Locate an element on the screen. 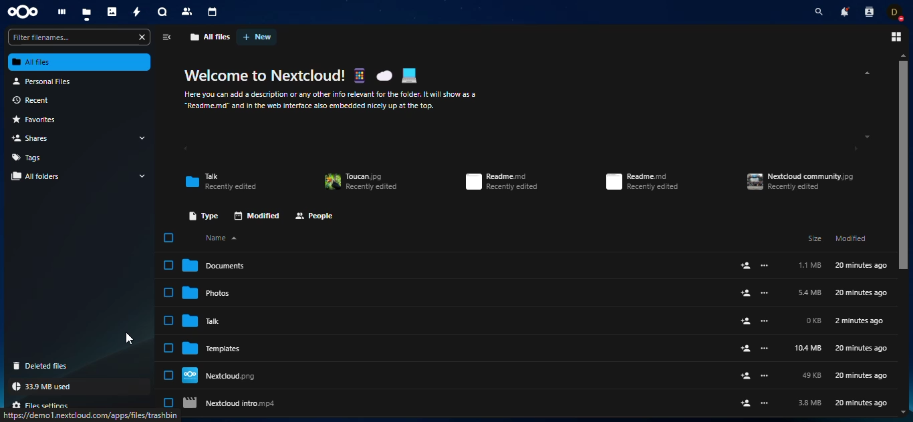  Contacts is located at coordinates (188, 11).